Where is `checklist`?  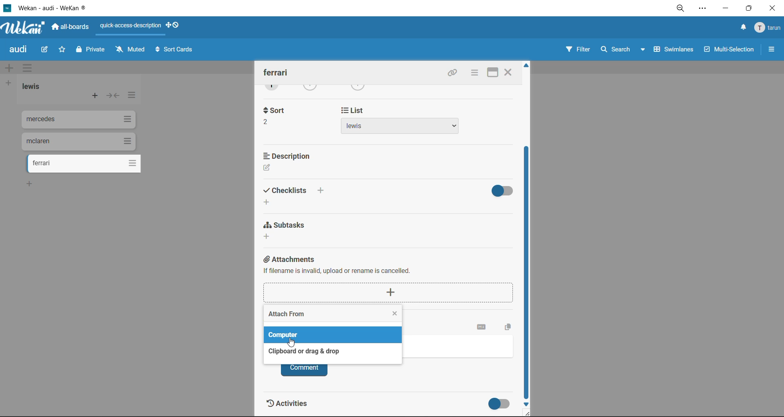
checklist is located at coordinates (295, 195).